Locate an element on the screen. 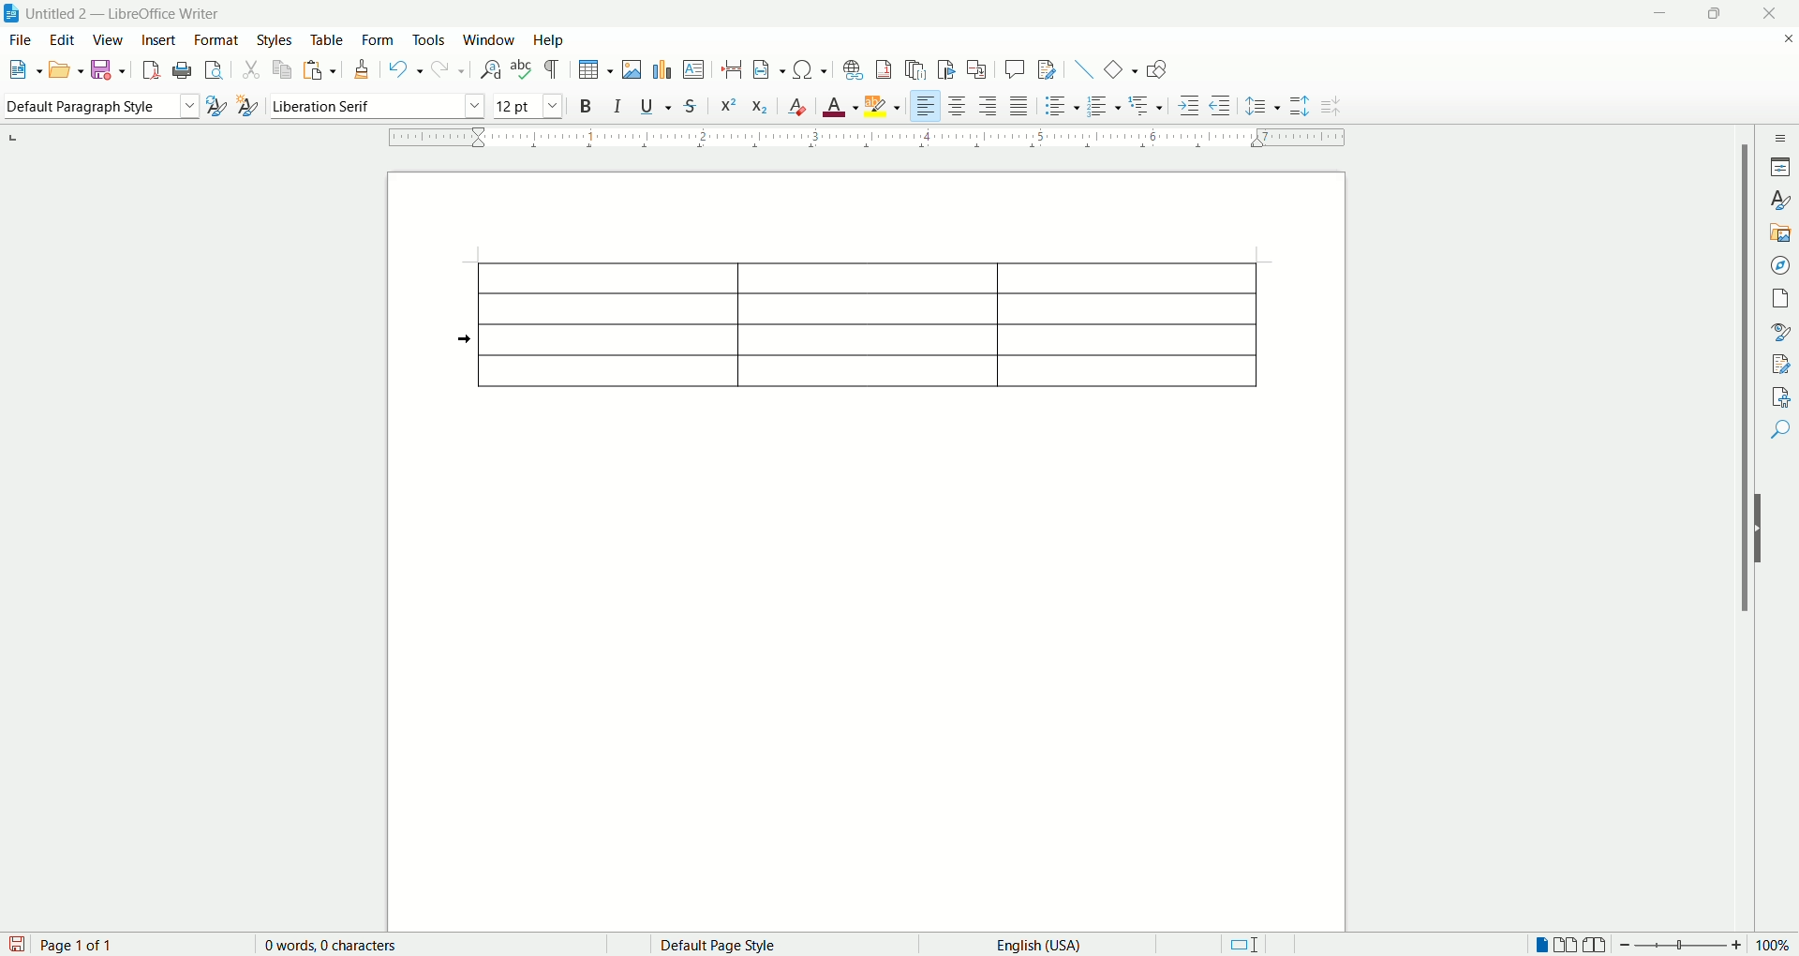  bold is located at coordinates (586, 105).